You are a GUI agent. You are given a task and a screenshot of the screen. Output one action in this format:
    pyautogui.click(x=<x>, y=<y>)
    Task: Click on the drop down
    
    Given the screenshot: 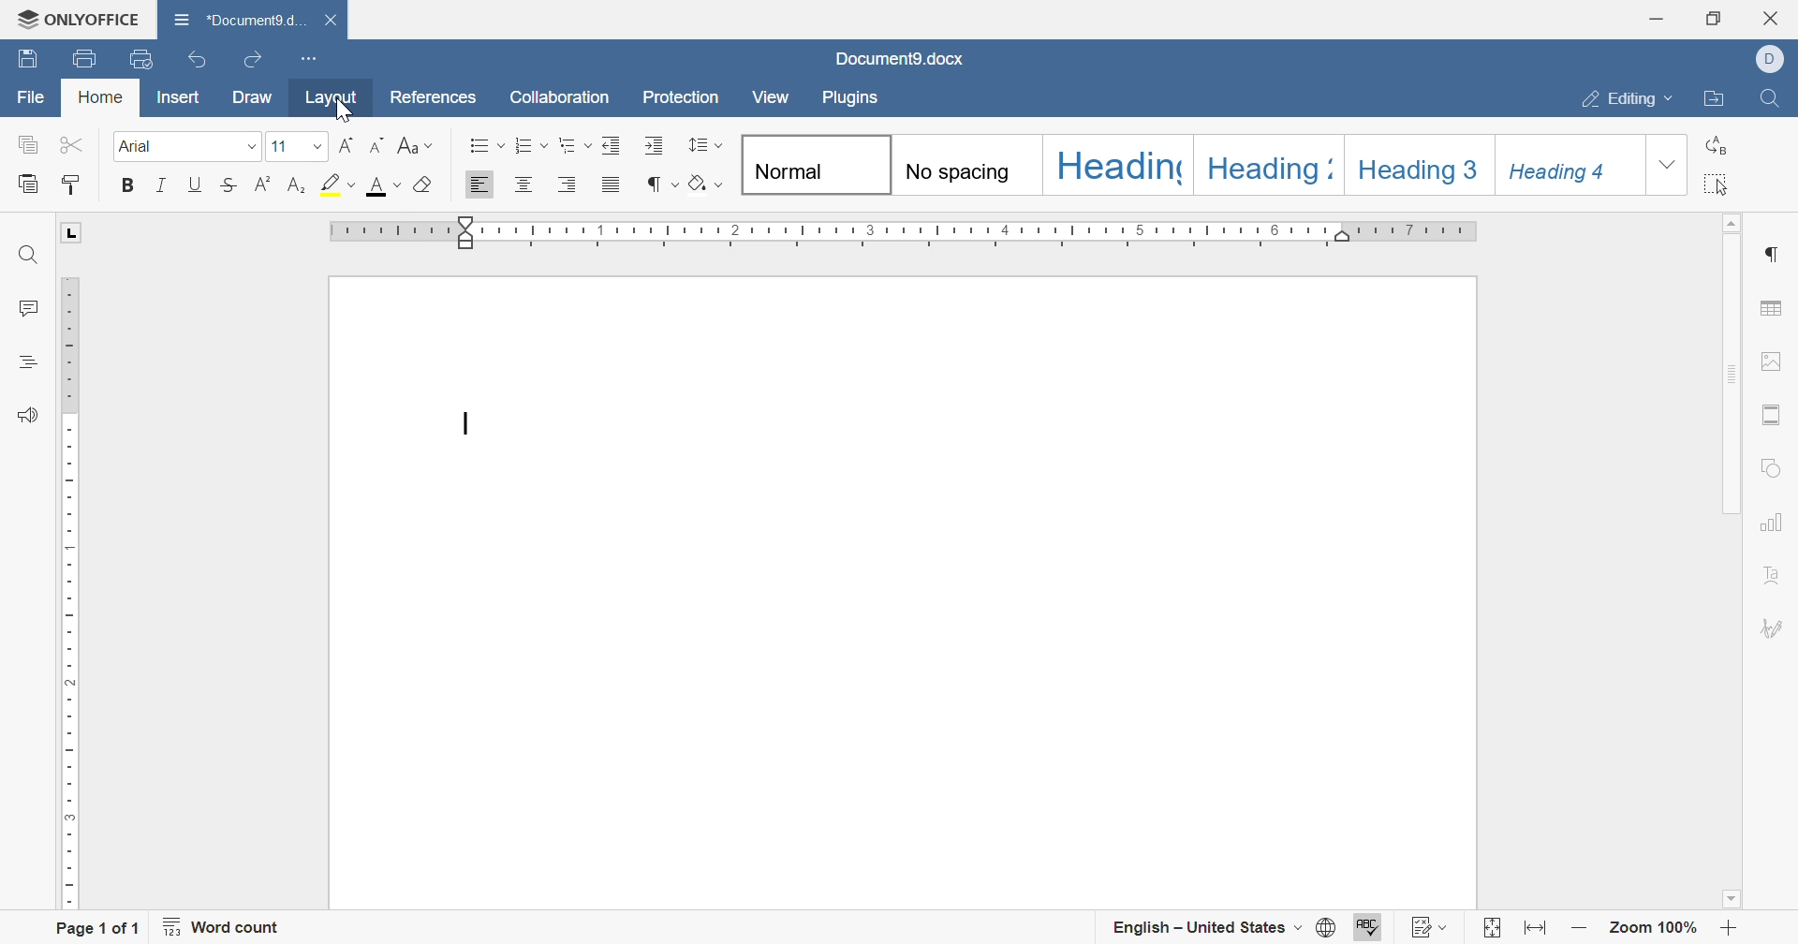 What is the action you would take?
    pyautogui.click(x=1669, y=163)
    